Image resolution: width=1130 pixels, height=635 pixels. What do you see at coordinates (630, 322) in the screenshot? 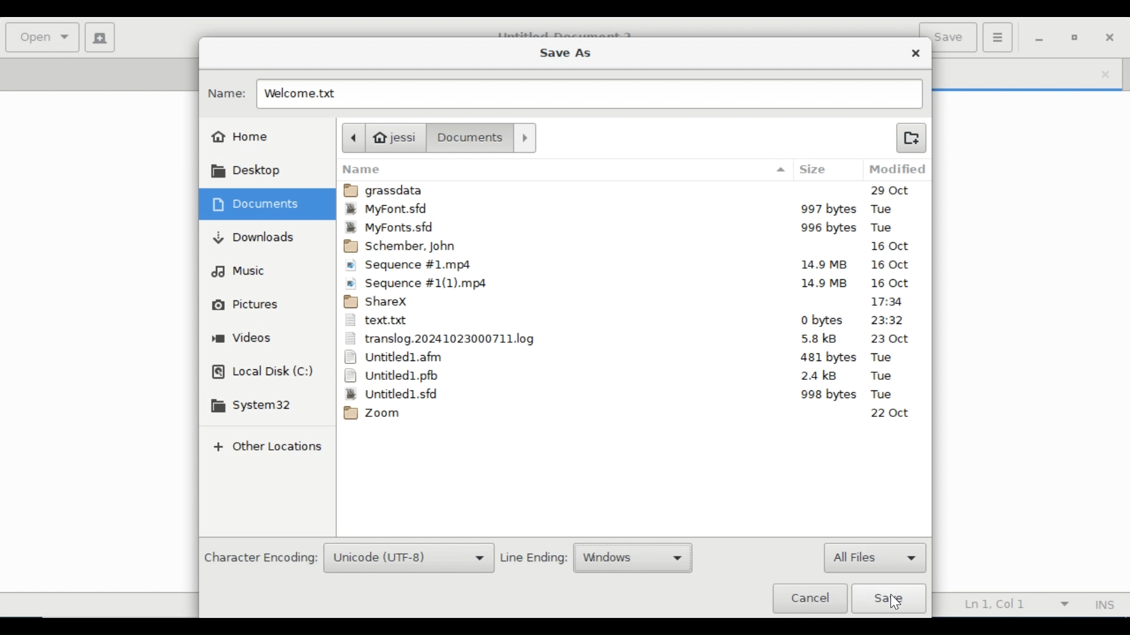
I see `text.txt 0 bytes 23:32` at bounding box center [630, 322].